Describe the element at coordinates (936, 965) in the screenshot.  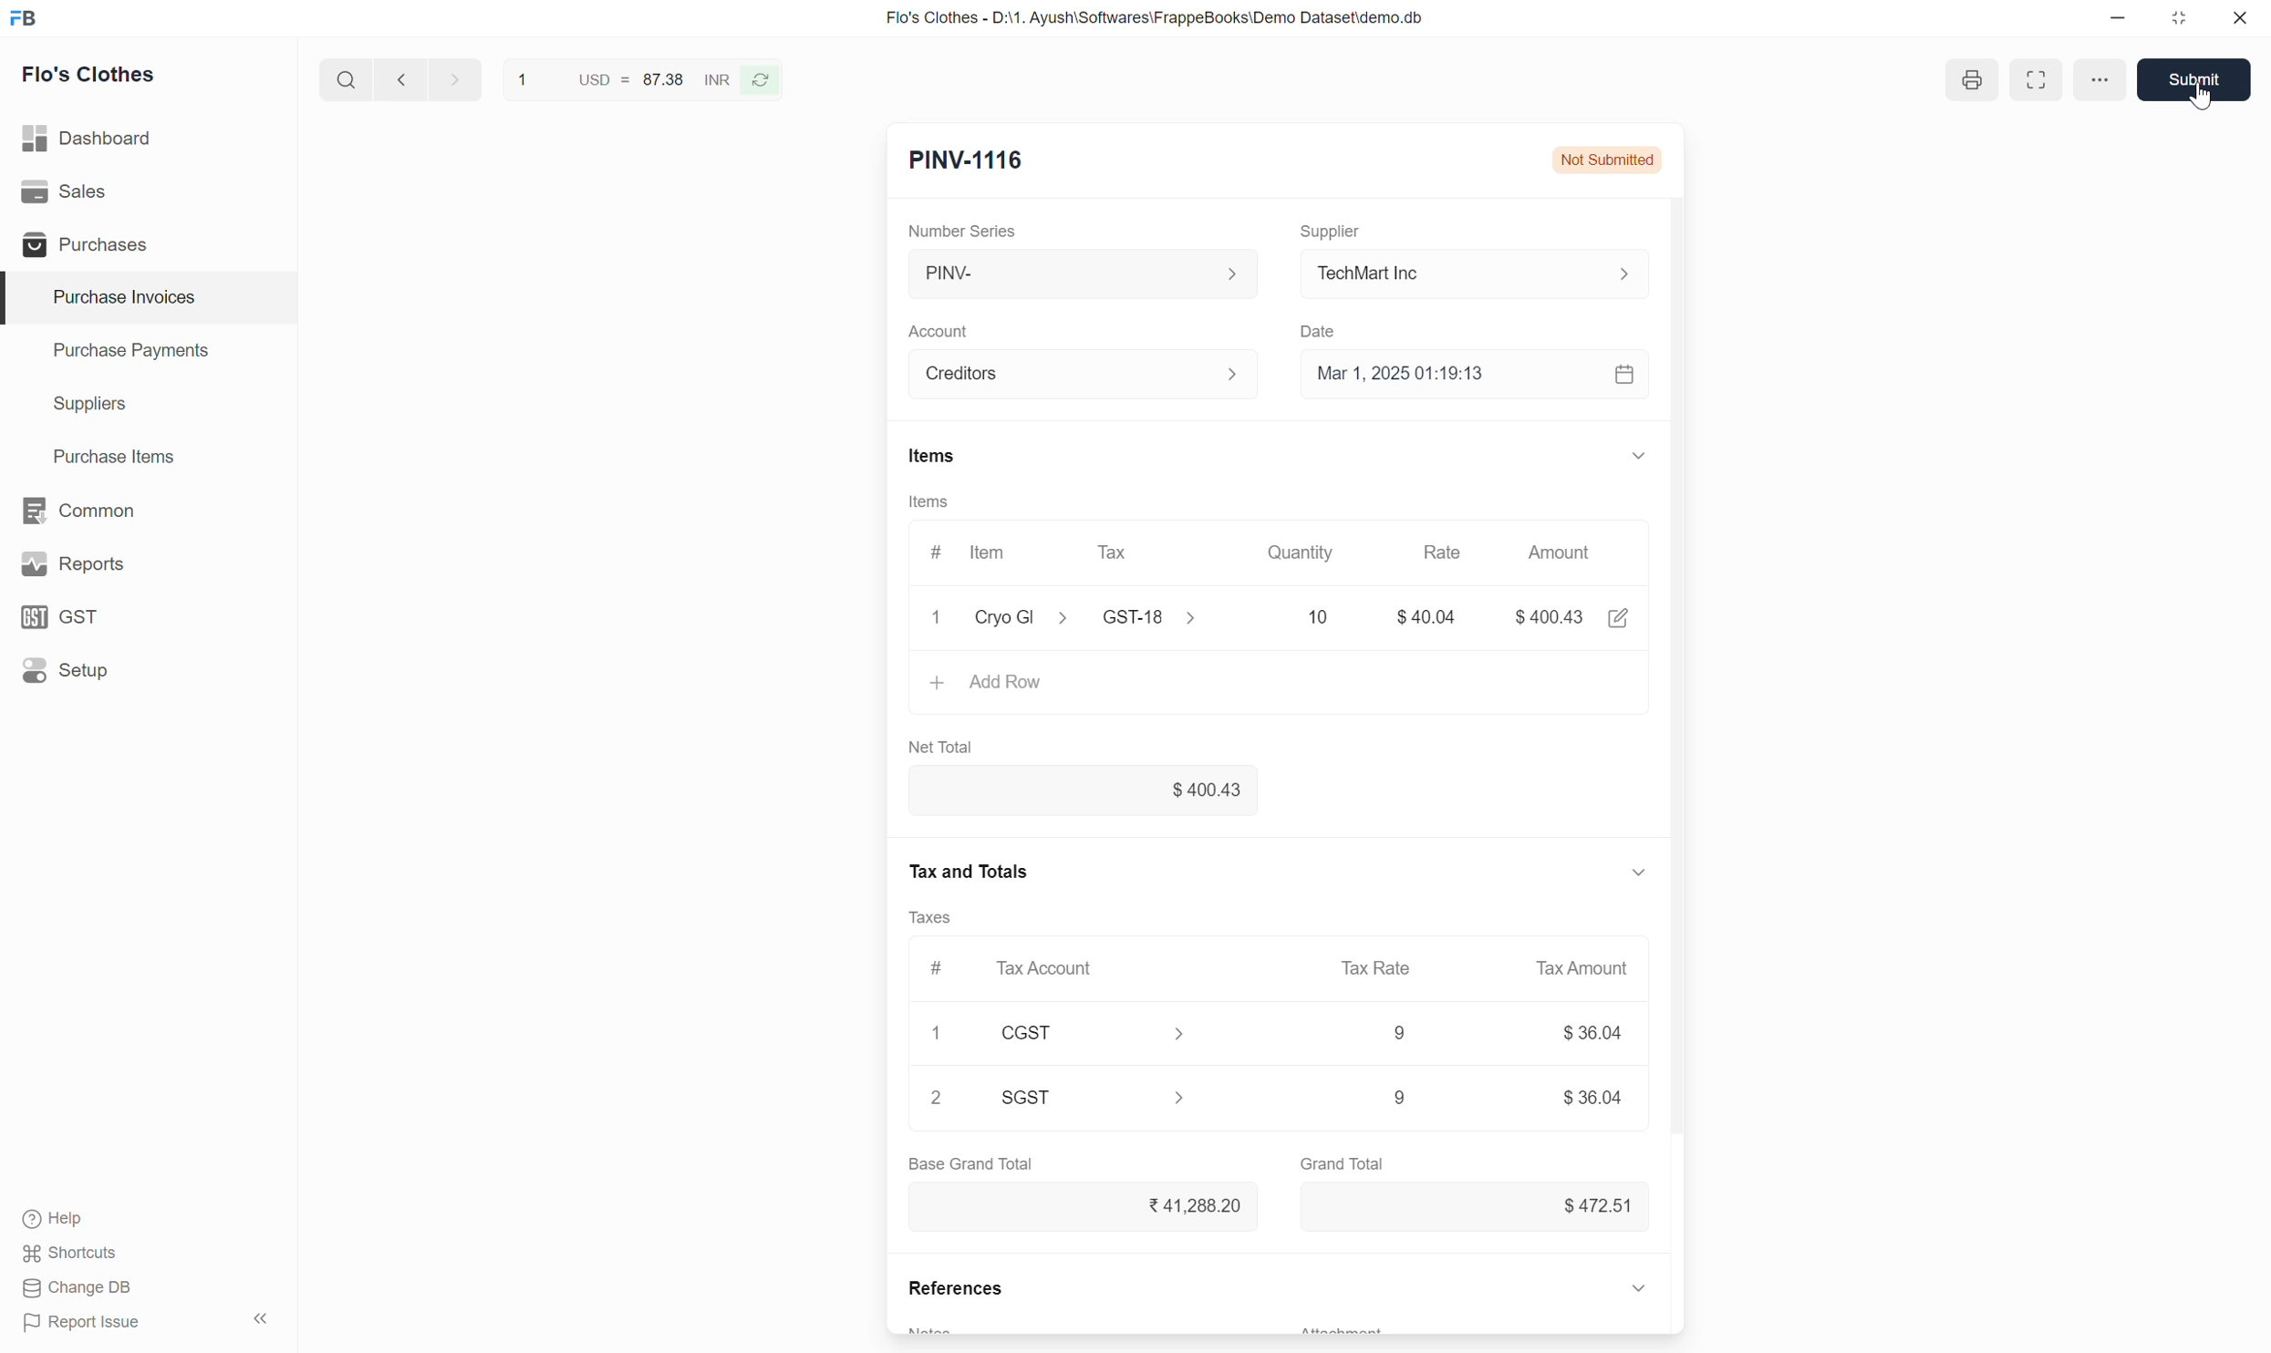
I see `#` at that location.